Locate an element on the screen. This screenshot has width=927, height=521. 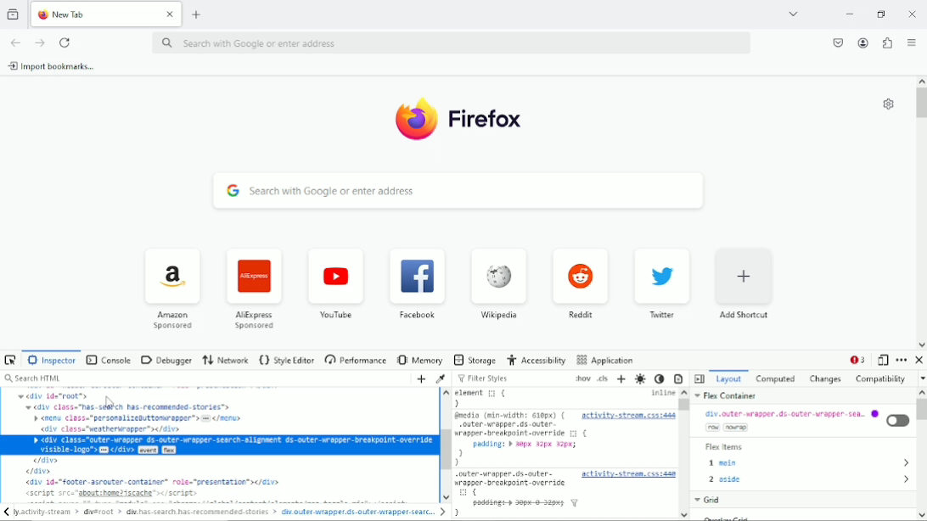
Filter styles is located at coordinates (483, 378).